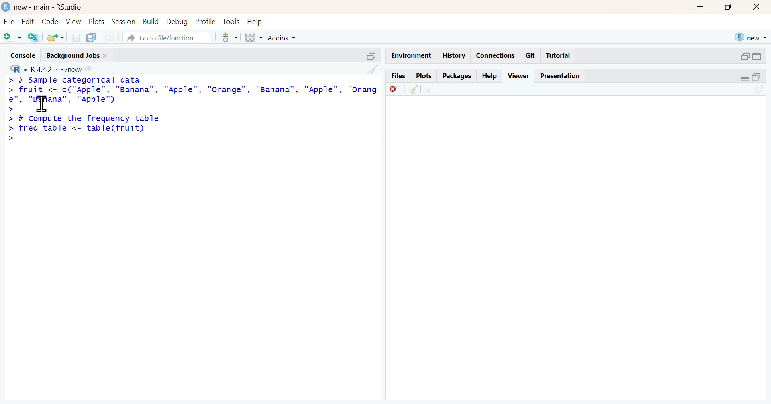 This screenshot has width=771, height=404. What do you see at coordinates (254, 21) in the screenshot?
I see `help` at bounding box center [254, 21].